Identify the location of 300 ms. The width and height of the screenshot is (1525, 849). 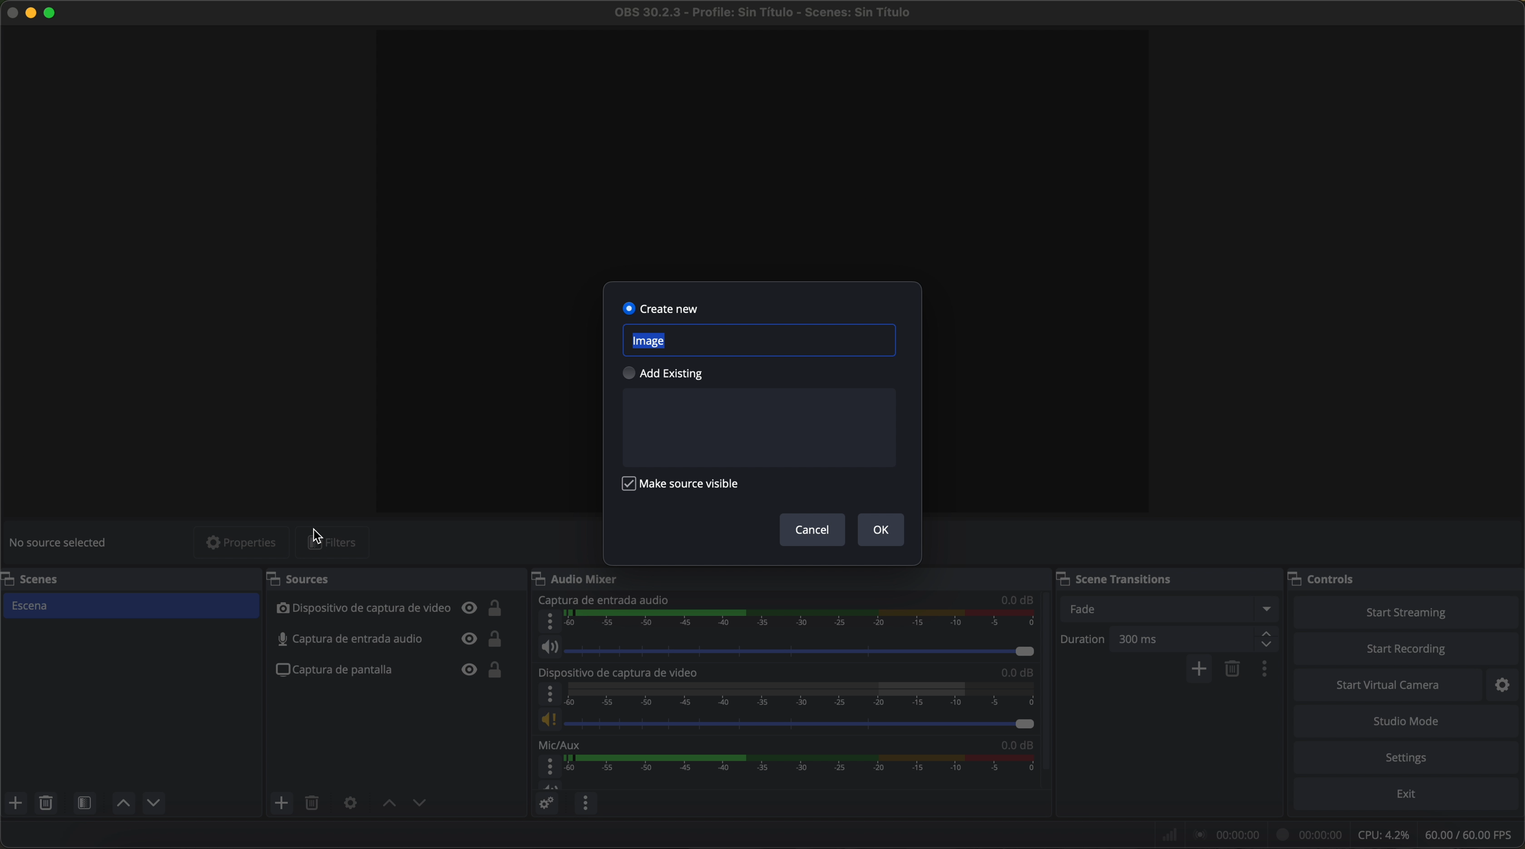
(1195, 639).